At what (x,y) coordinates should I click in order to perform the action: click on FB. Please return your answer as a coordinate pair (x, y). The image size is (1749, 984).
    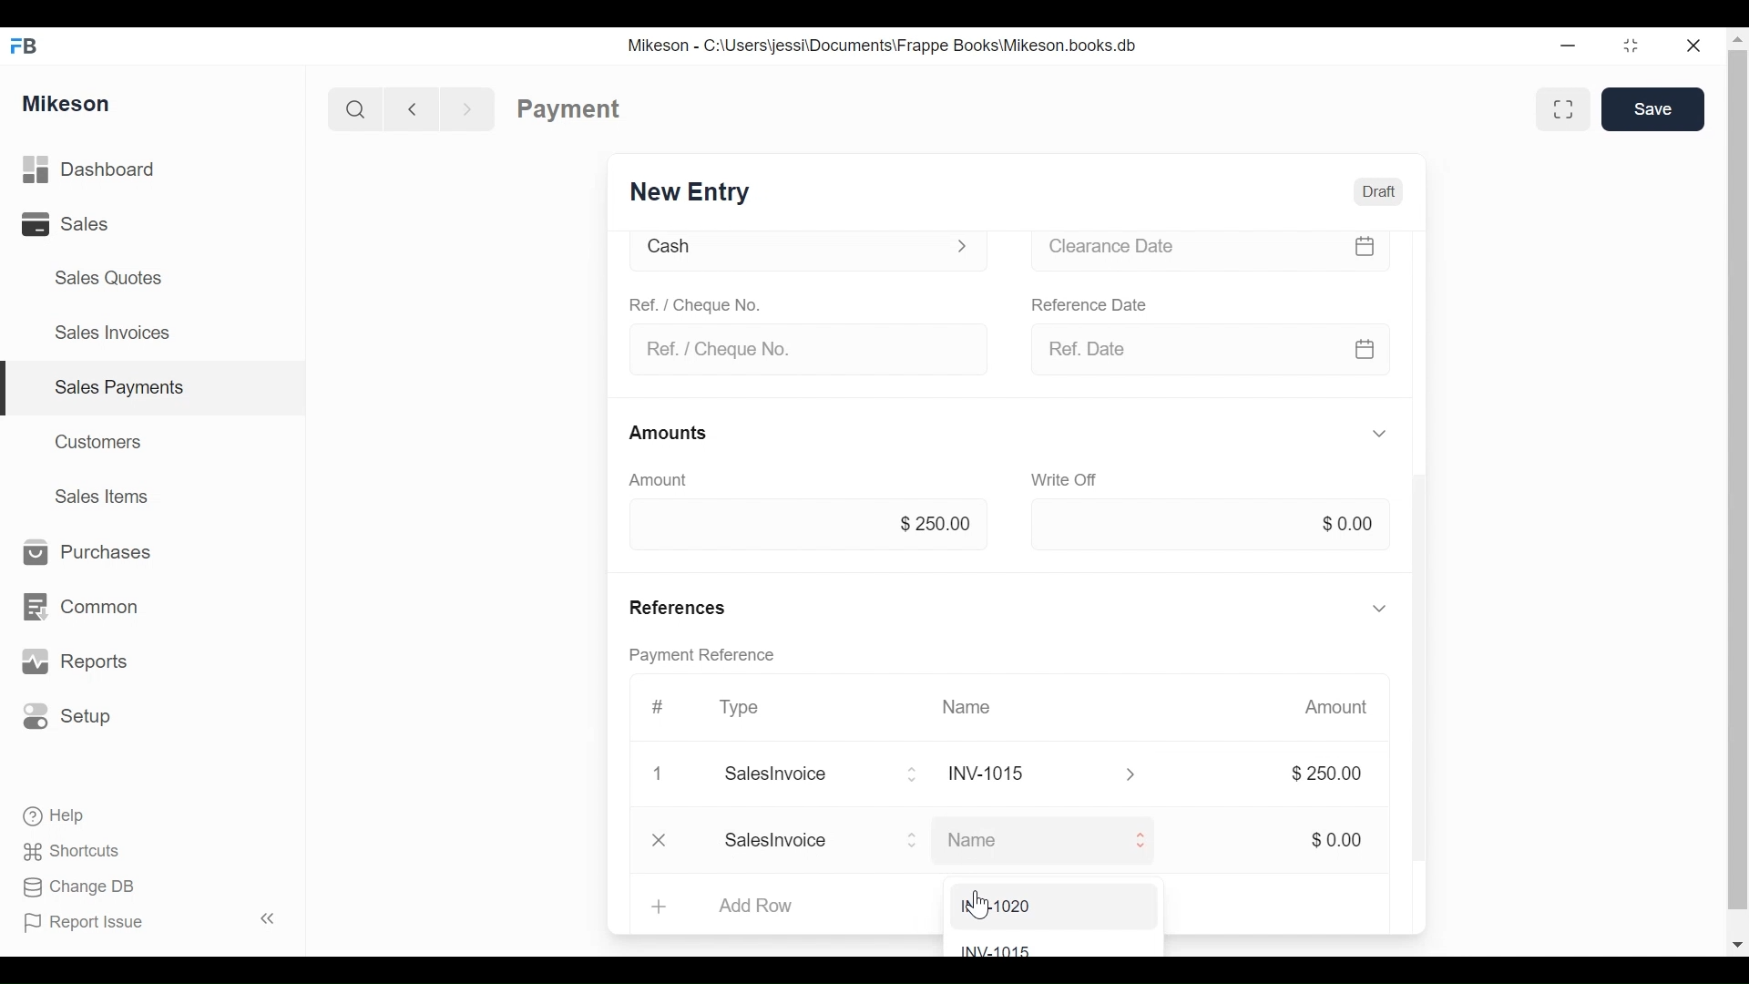
    Looking at the image, I should click on (29, 43).